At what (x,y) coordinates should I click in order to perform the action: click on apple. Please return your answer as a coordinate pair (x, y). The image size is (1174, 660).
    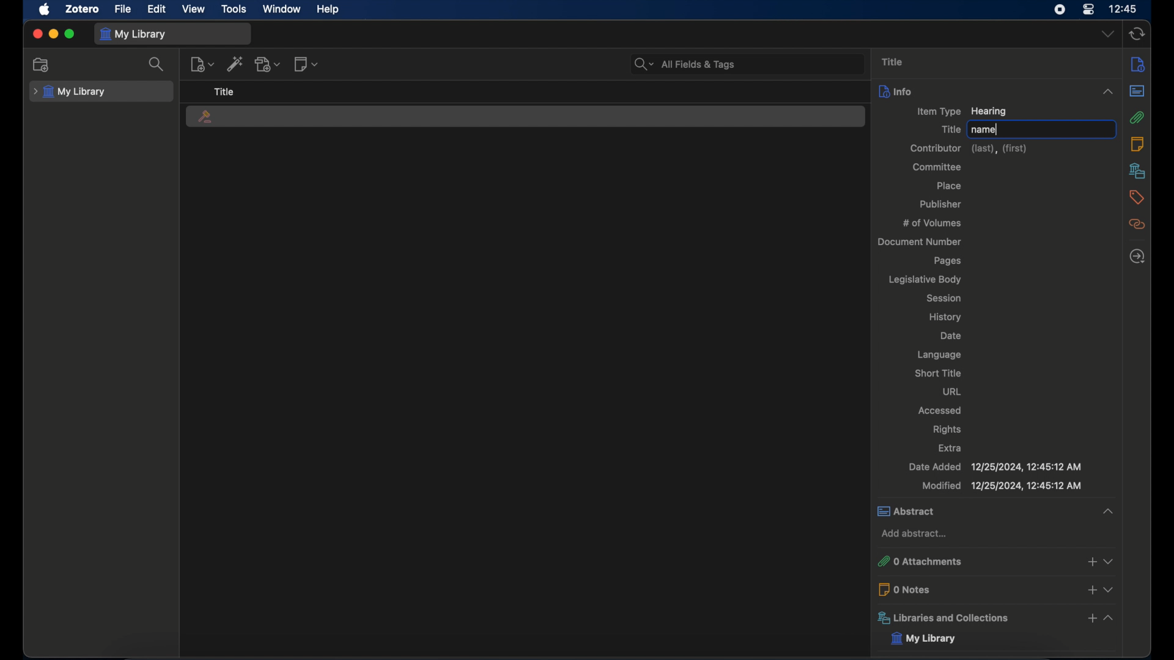
    Looking at the image, I should click on (45, 9).